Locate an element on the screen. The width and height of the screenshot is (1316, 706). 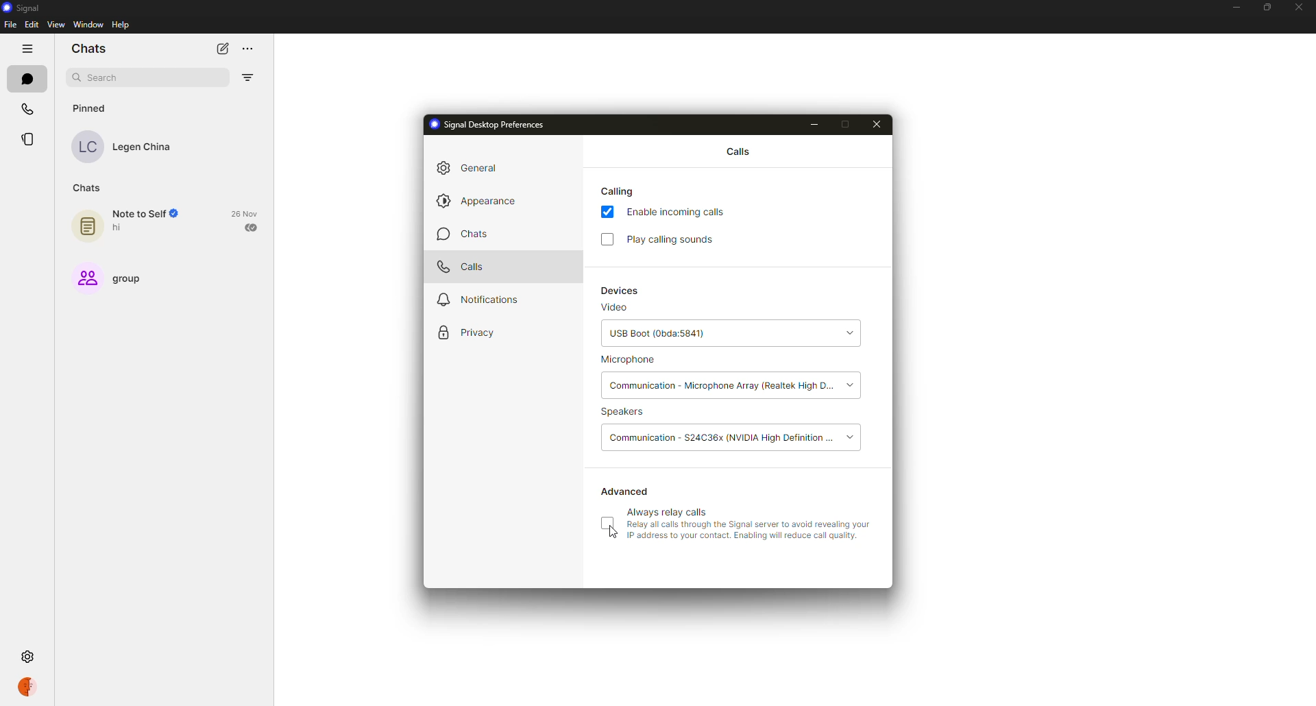
group is located at coordinates (85, 278).